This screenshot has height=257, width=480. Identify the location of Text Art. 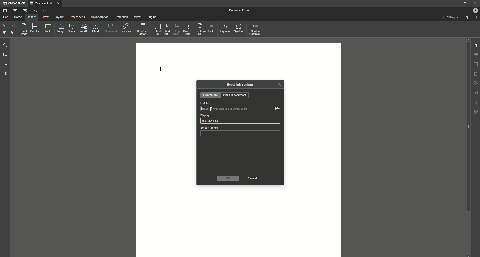
(168, 29).